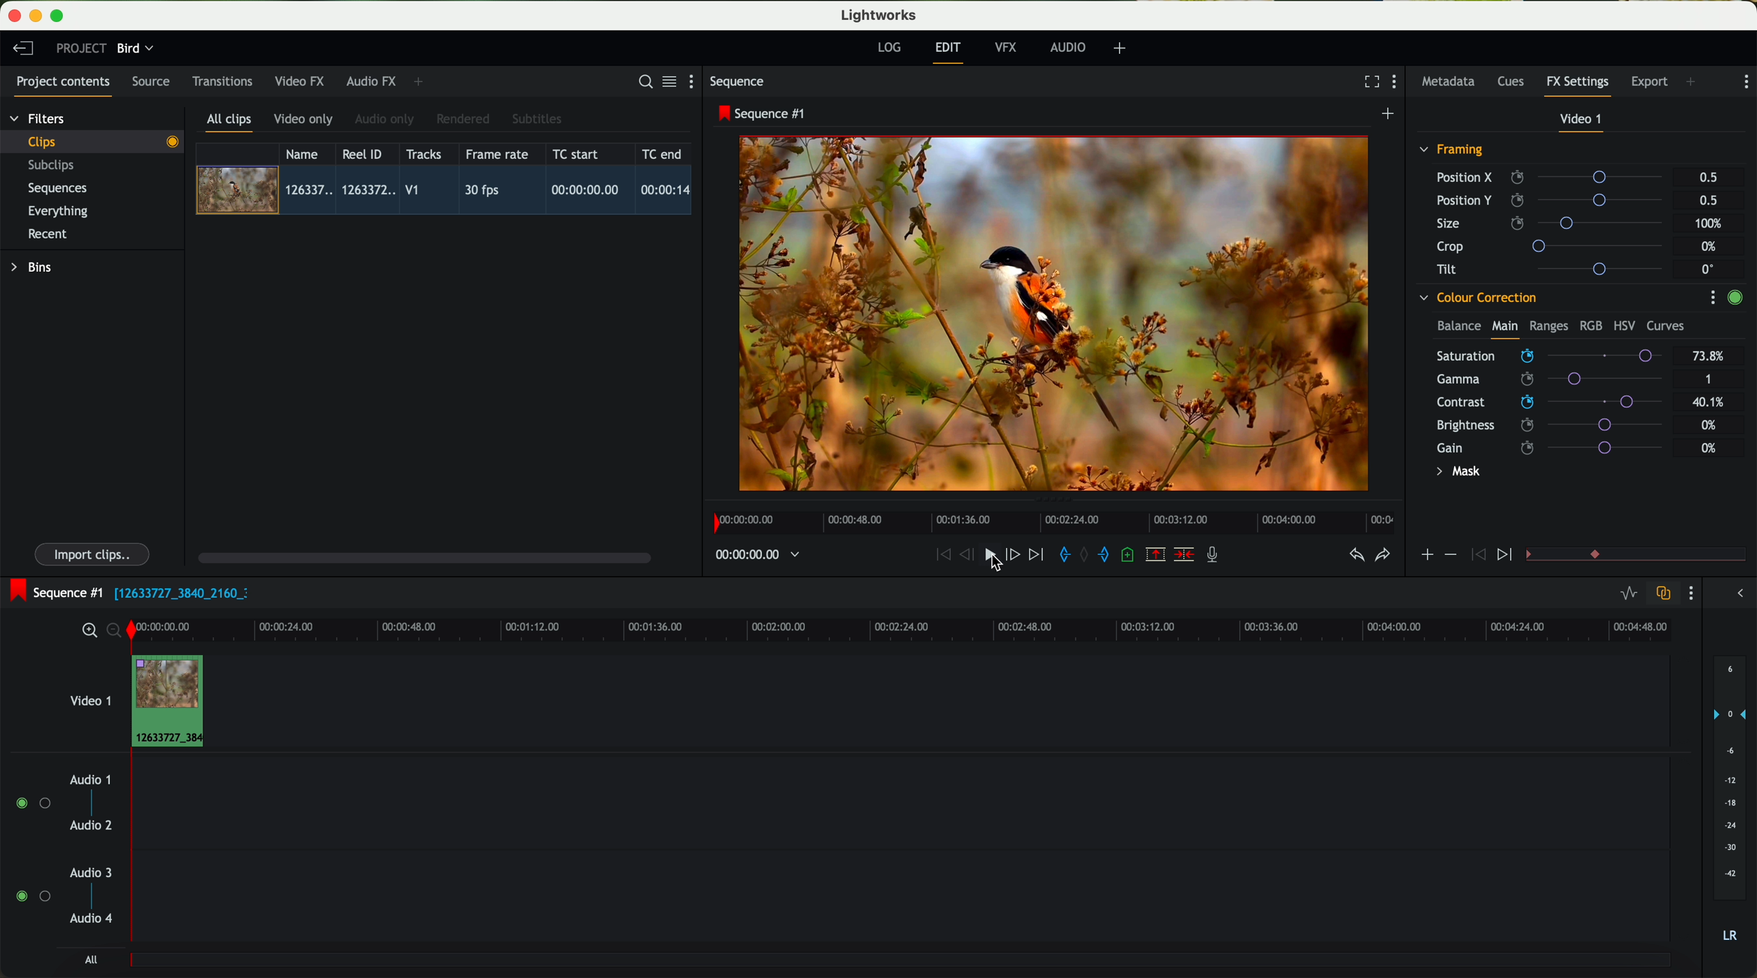 The width and height of the screenshot is (1757, 978). What do you see at coordinates (85, 872) in the screenshot?
I see `audio 3` at bounding box center [85, 872].